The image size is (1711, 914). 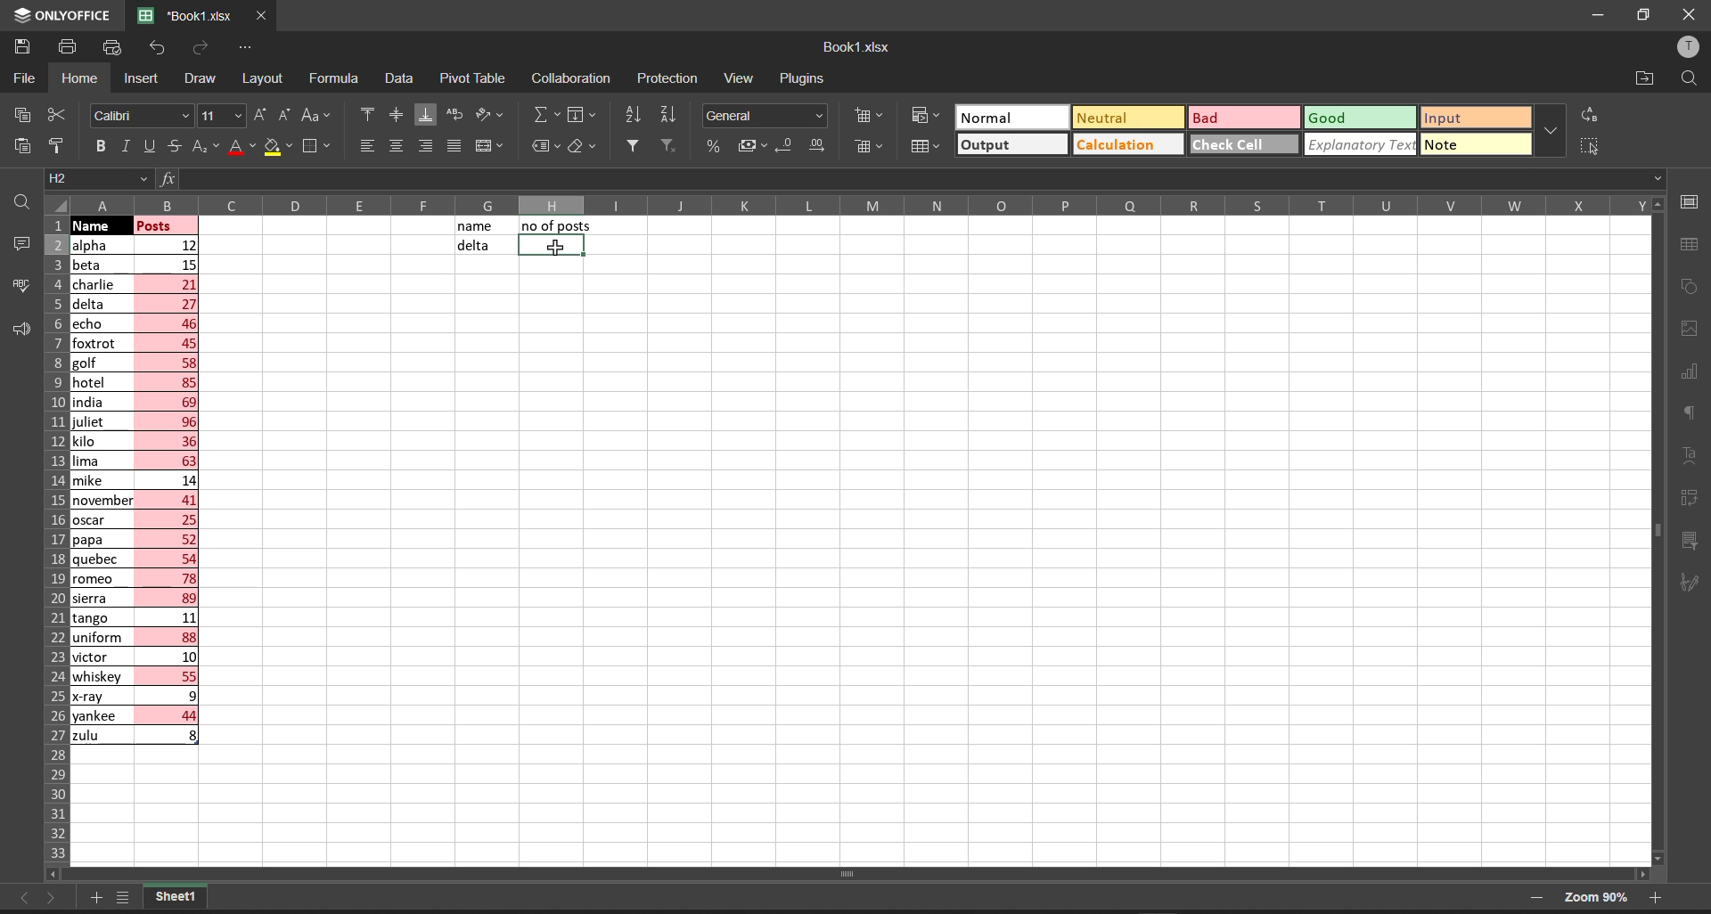 What do you see at coordinates (399, 78) in the screenshot?
I see `data` at bounding box center [399, 78].